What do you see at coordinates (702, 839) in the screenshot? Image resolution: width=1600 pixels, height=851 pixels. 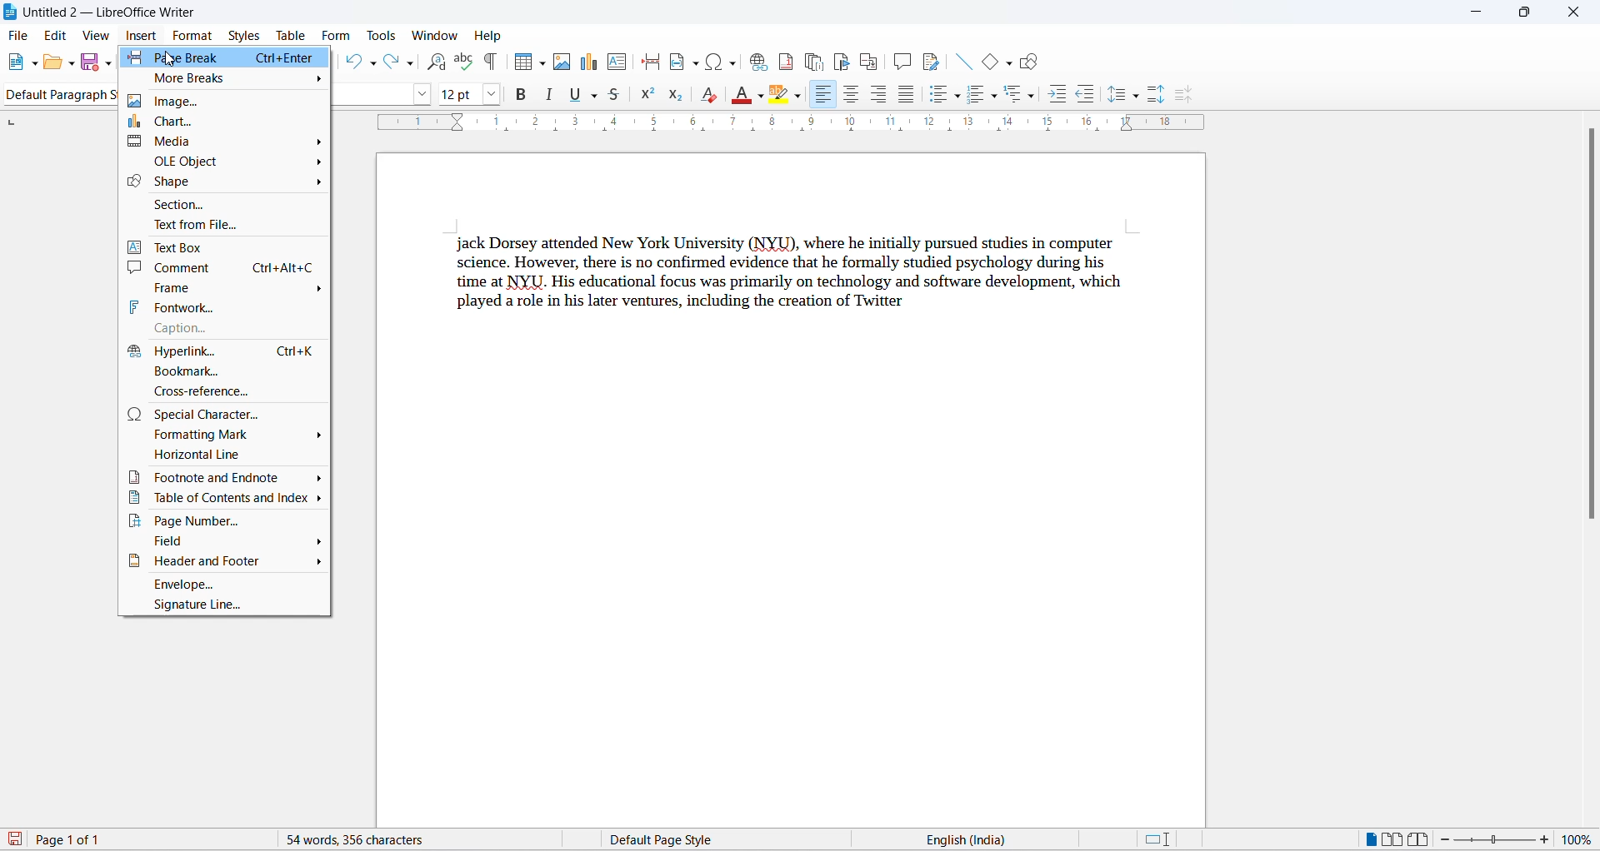 I see `Default Page Style` at bounding box center [702, 839].